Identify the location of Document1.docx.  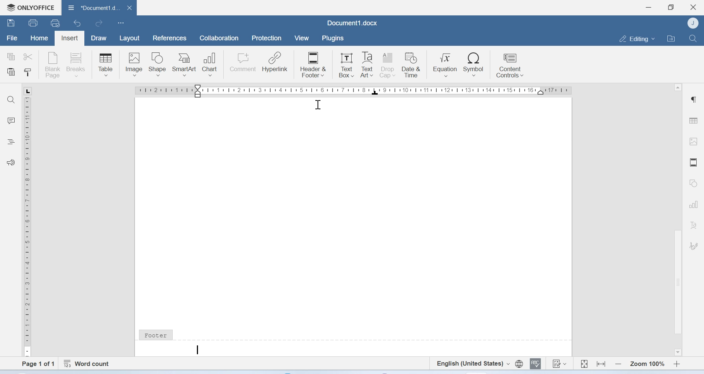
(99, 8).